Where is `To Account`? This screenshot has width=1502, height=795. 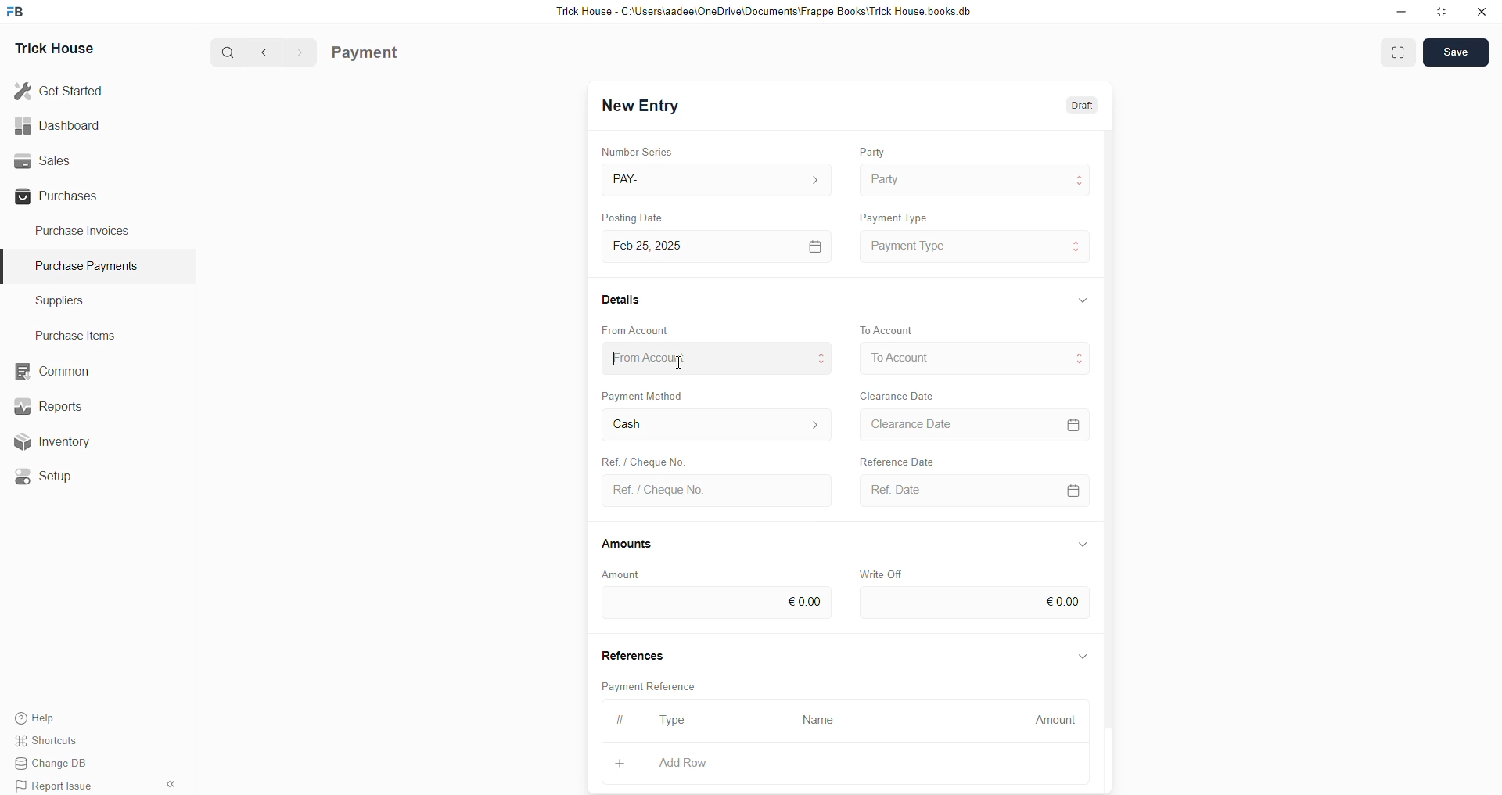 To Account is located at coordinates (901, 357).